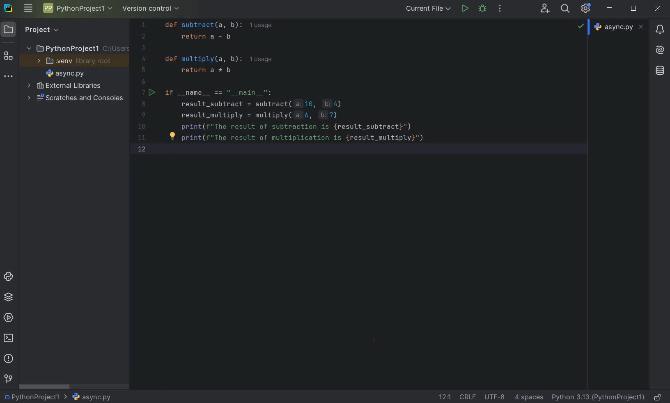  Describe the element at coordinates (9, 9) in the screenshot. I see `SYSTEM LOGO` at that location.